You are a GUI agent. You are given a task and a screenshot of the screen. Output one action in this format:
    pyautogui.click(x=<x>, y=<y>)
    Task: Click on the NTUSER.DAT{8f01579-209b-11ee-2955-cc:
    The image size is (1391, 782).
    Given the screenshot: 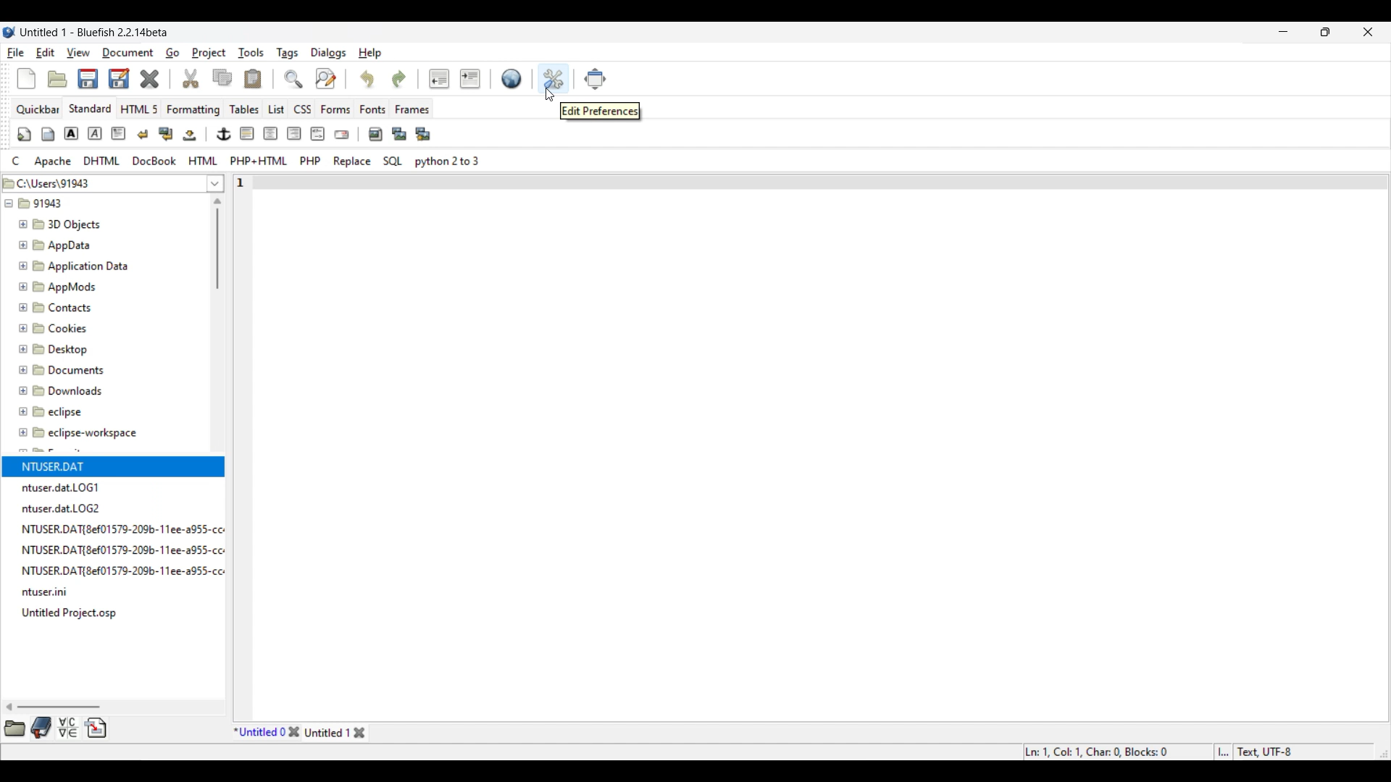 What is the action you would take?
    pyautogui.click(x=128, y=528)
    